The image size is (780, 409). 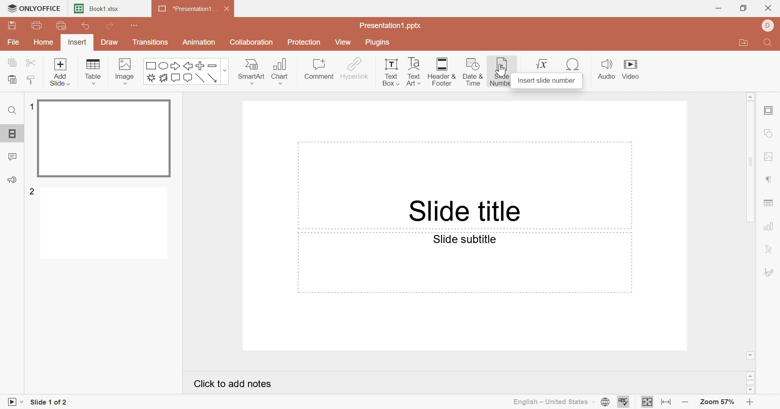 What do you see at coordinates (14, 43) in the screenshot?
I see `File` at bounding box center [14, 43].